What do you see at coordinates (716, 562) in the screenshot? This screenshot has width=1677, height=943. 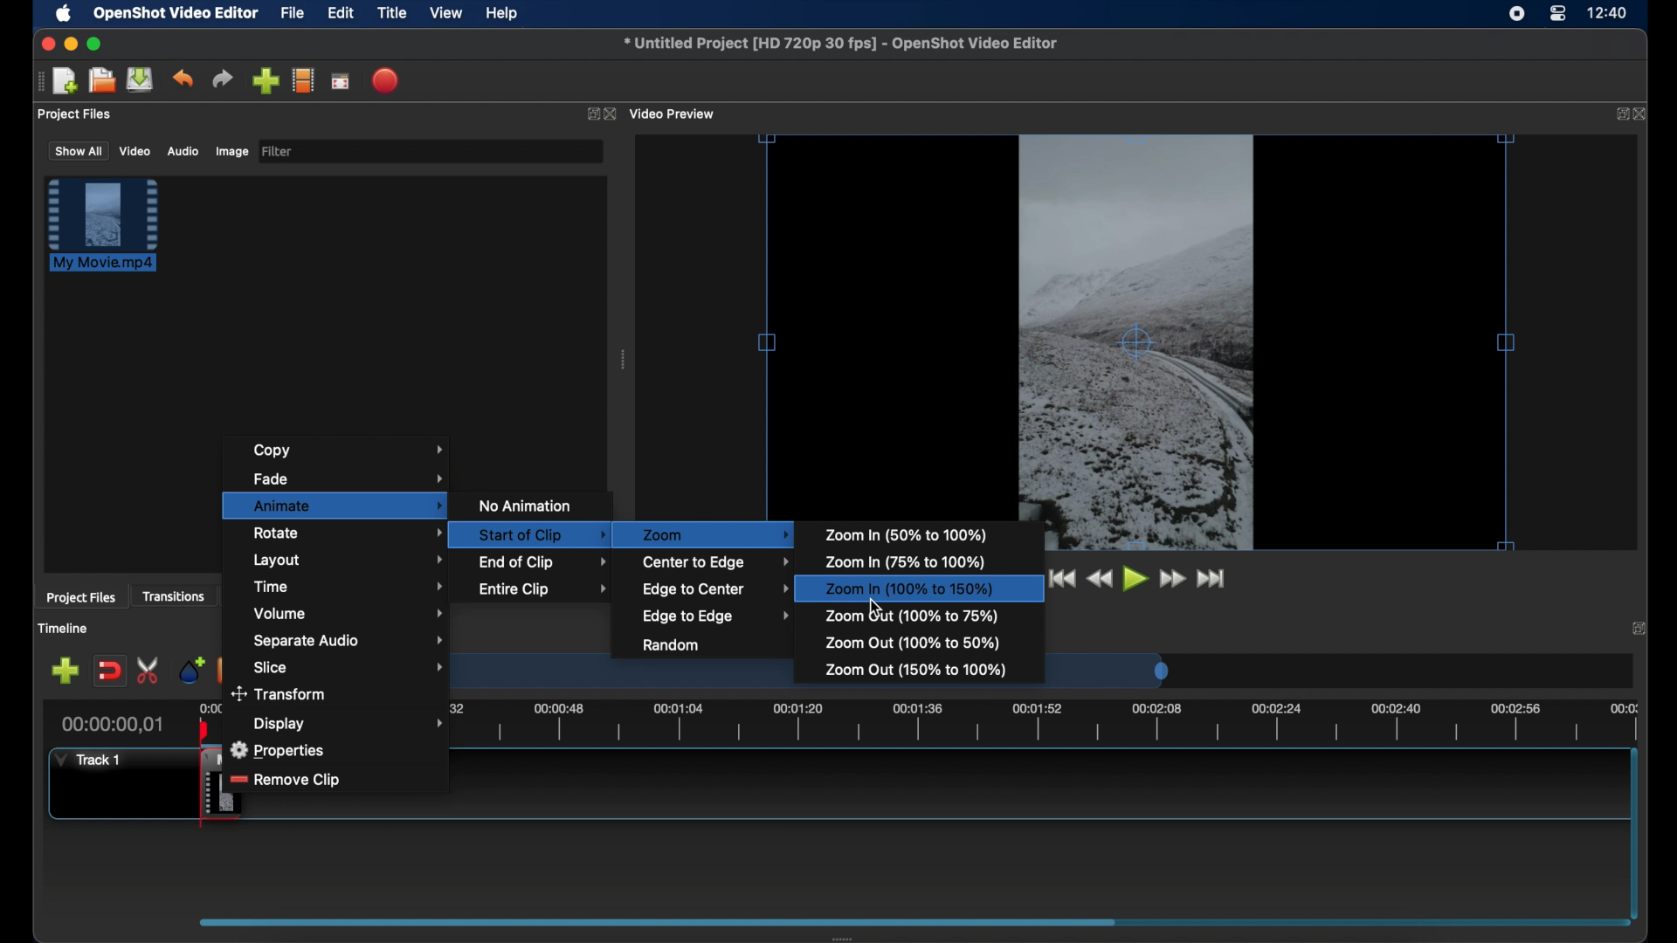 I see `center to edge  menu` at bounding box center [716, 562].